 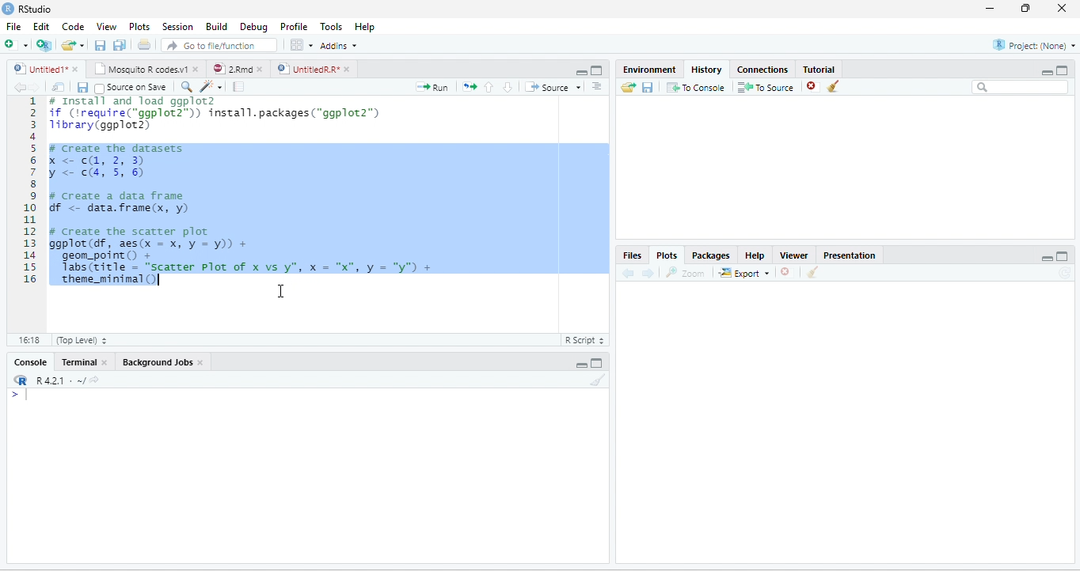 I want to click on Background Jobs, so click(x=156, y=363).